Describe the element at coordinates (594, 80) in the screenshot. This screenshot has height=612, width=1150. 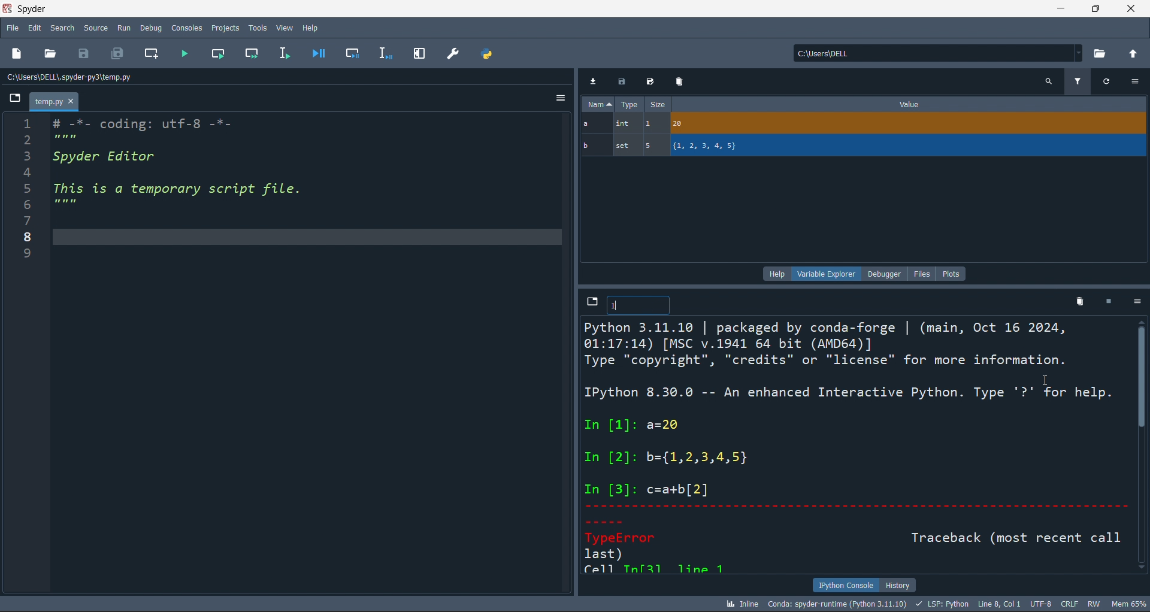
I see `import data` at that location.